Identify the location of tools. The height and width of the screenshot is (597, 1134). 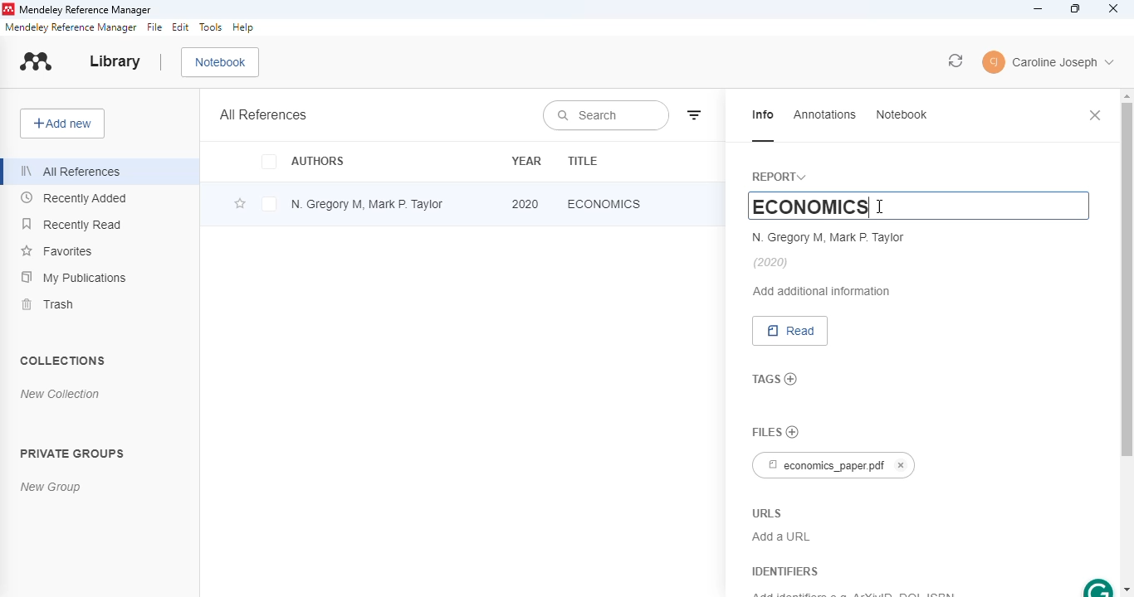
(211, 27).